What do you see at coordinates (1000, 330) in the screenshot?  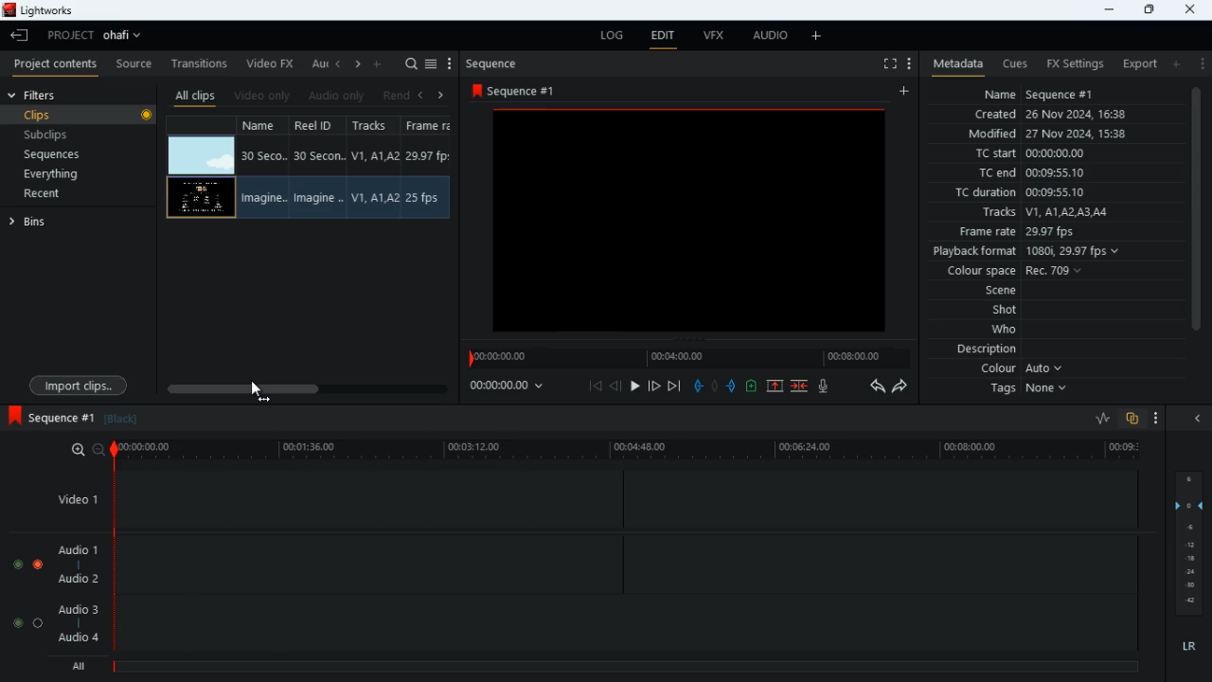 I see `who` at bounding box center [1000, 330].